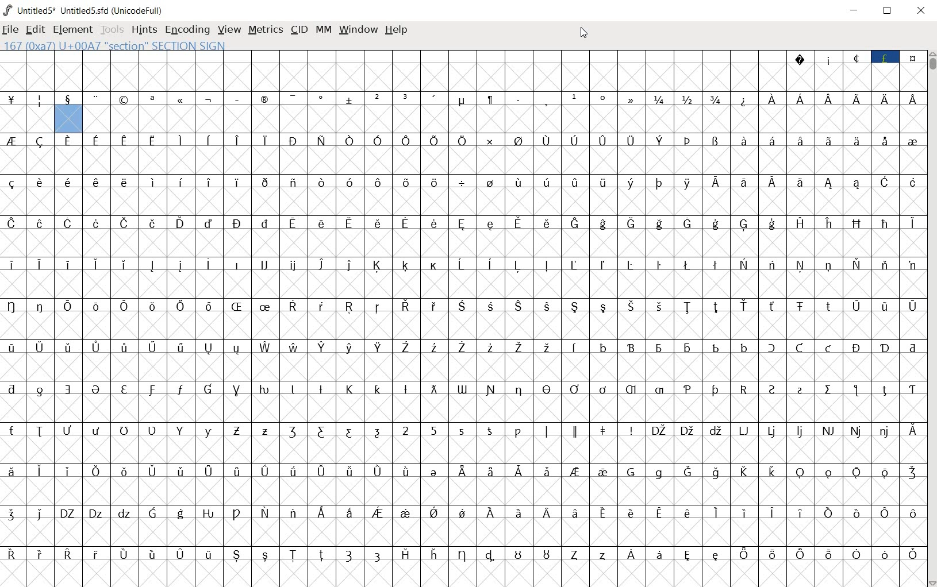 The height and width of the screenshot is (587, 937). I want to click on empty cells, so click(126, 285).